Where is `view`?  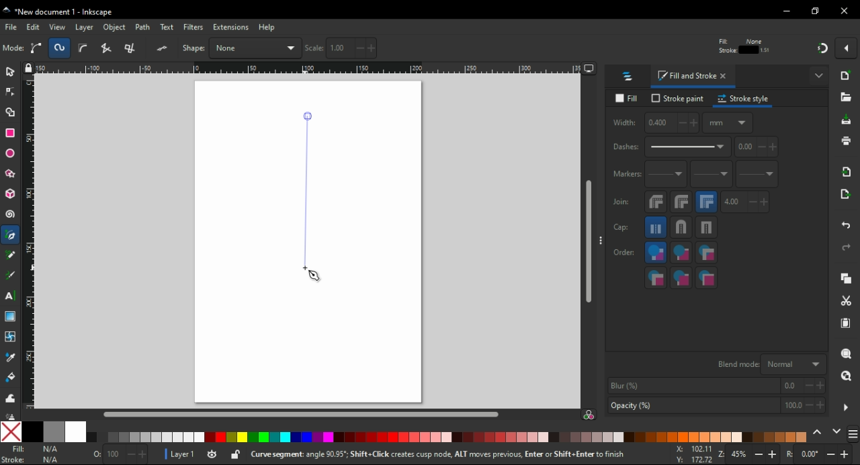 view is located at coordinates (58, 27).